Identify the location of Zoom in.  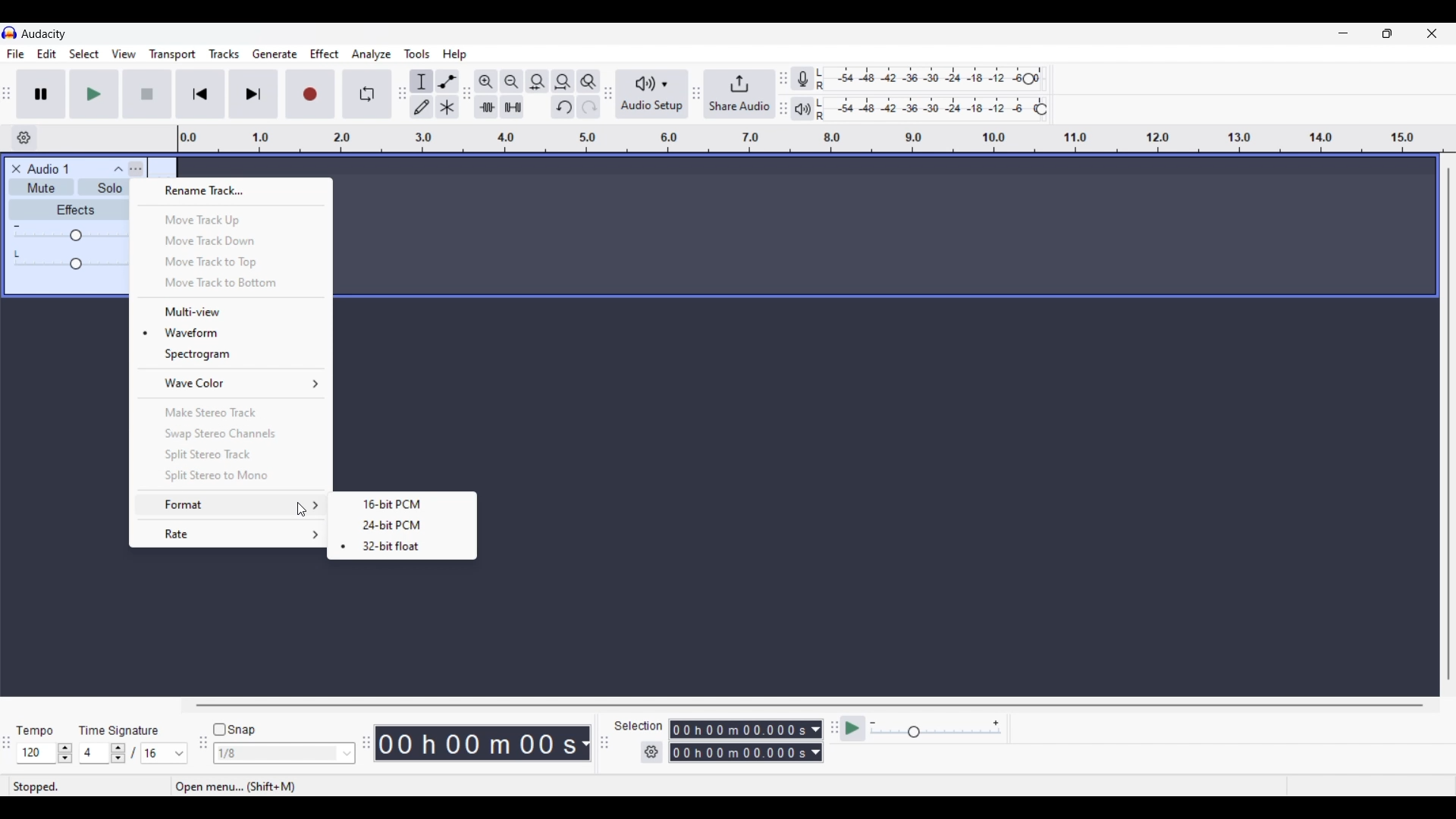
(485, 81).